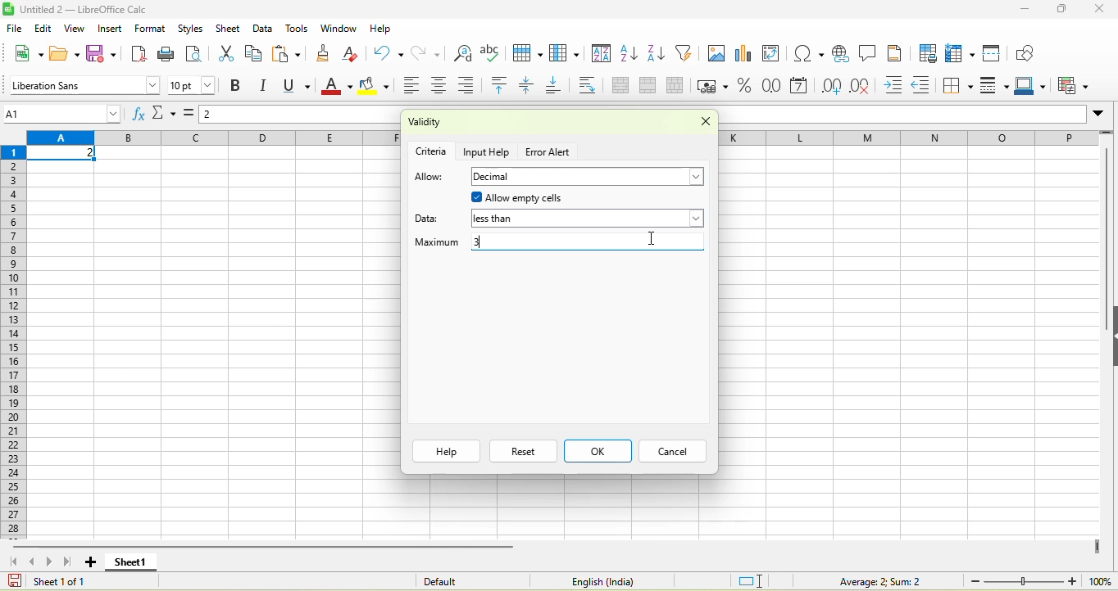 The image size is (1118, 591). What do you see at coordinates (559, 87) in the screenshot?
I see `align bottom` at bounding box center [559, 87].